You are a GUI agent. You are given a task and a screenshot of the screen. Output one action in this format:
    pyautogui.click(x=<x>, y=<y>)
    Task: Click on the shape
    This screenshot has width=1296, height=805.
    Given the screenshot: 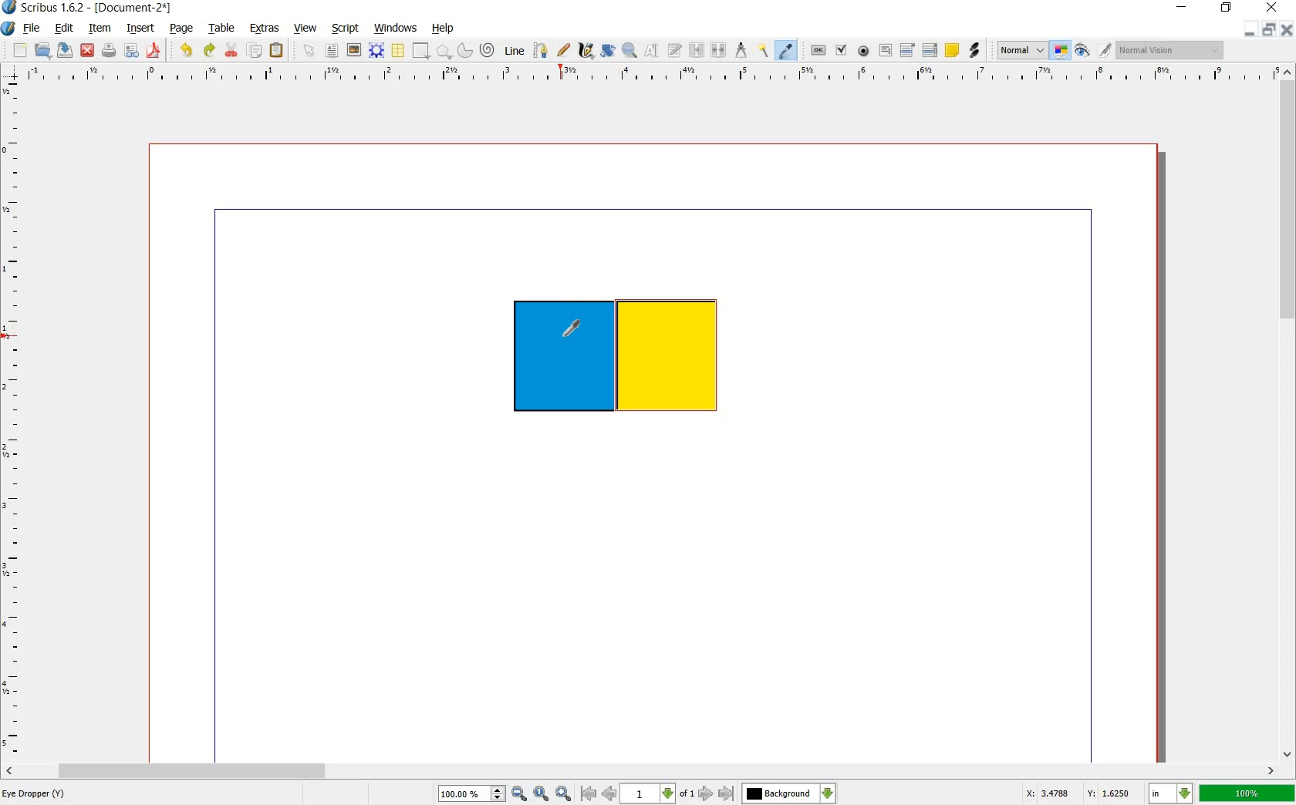 What is the action you would take?
    pyautogui.click(x=420, y=51)
    